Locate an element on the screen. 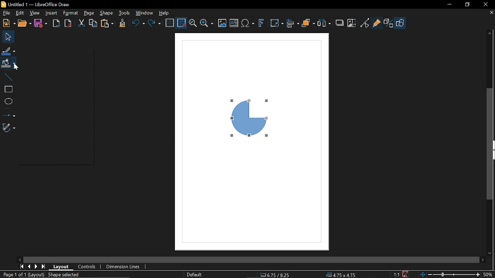 The width and height of the screenshot is (495, 278). View is located at coordinates (35, 13).